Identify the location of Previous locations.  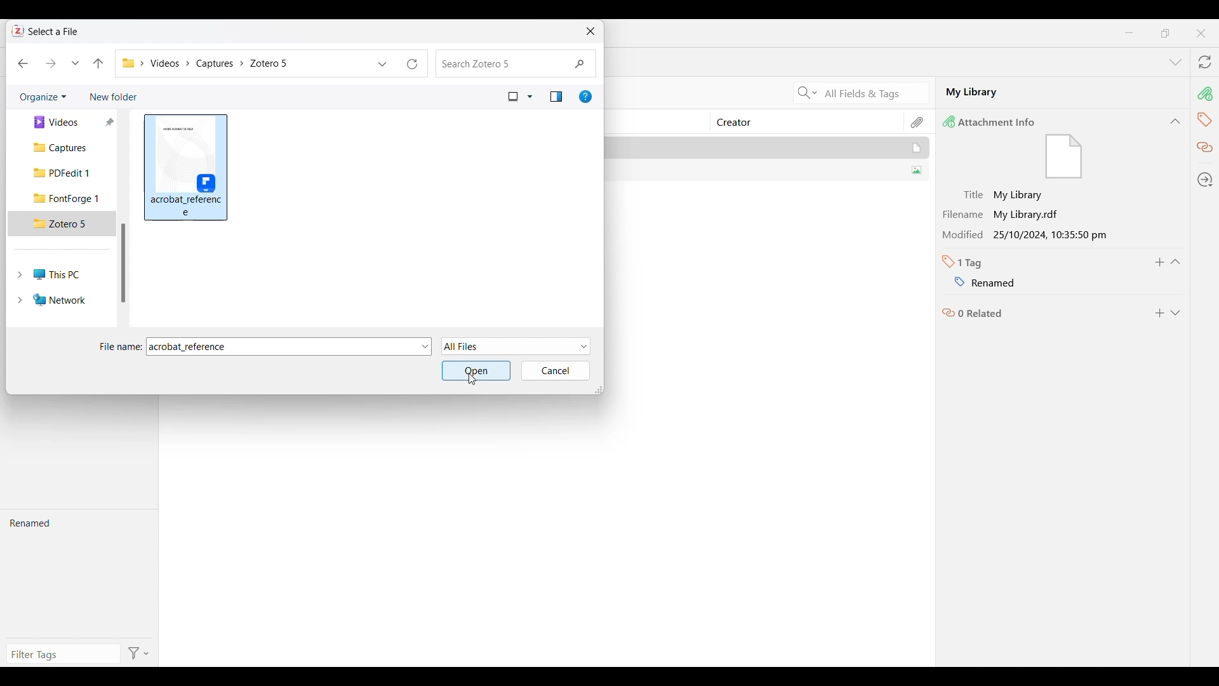
(383, 64).